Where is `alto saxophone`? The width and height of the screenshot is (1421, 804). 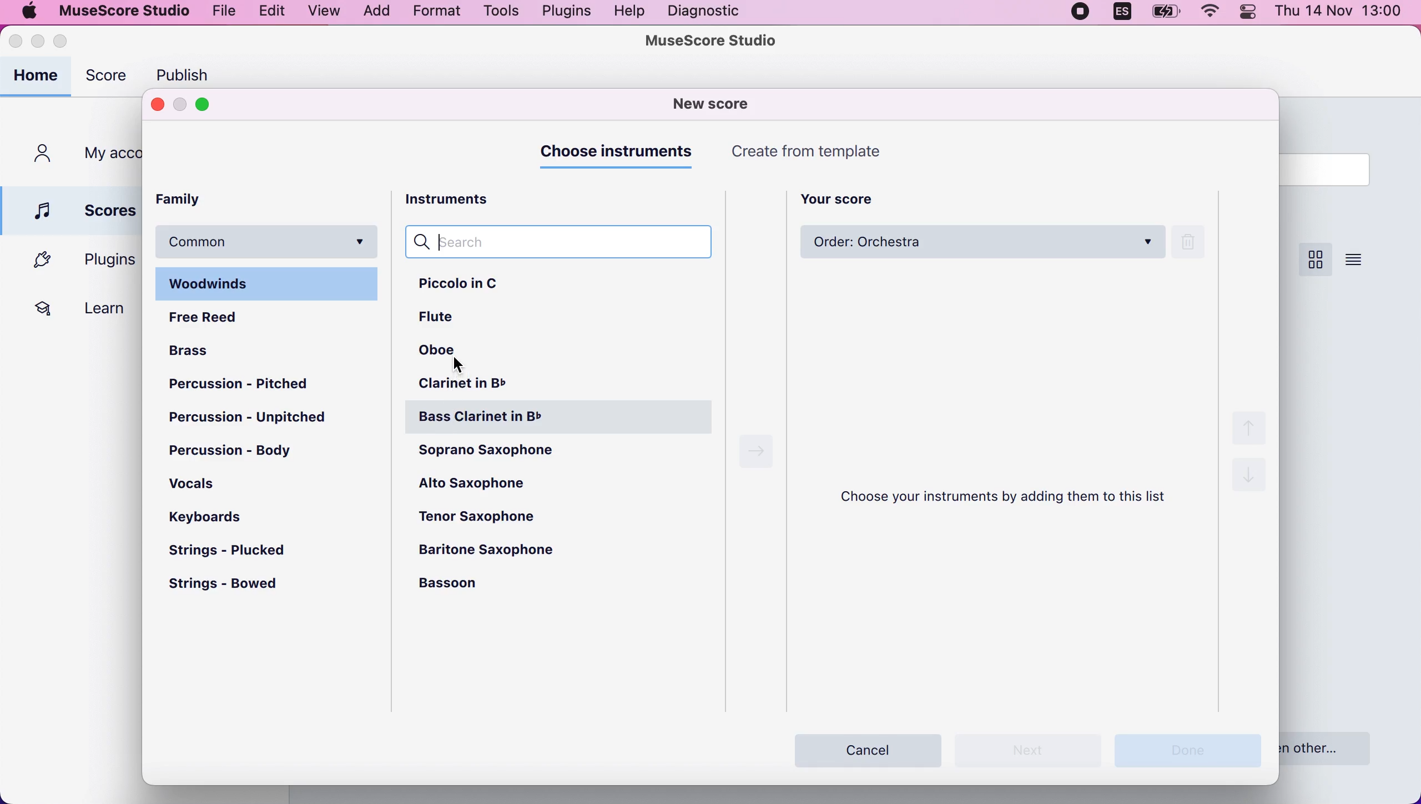 alto saxophone is located at coordinates (483, 486).